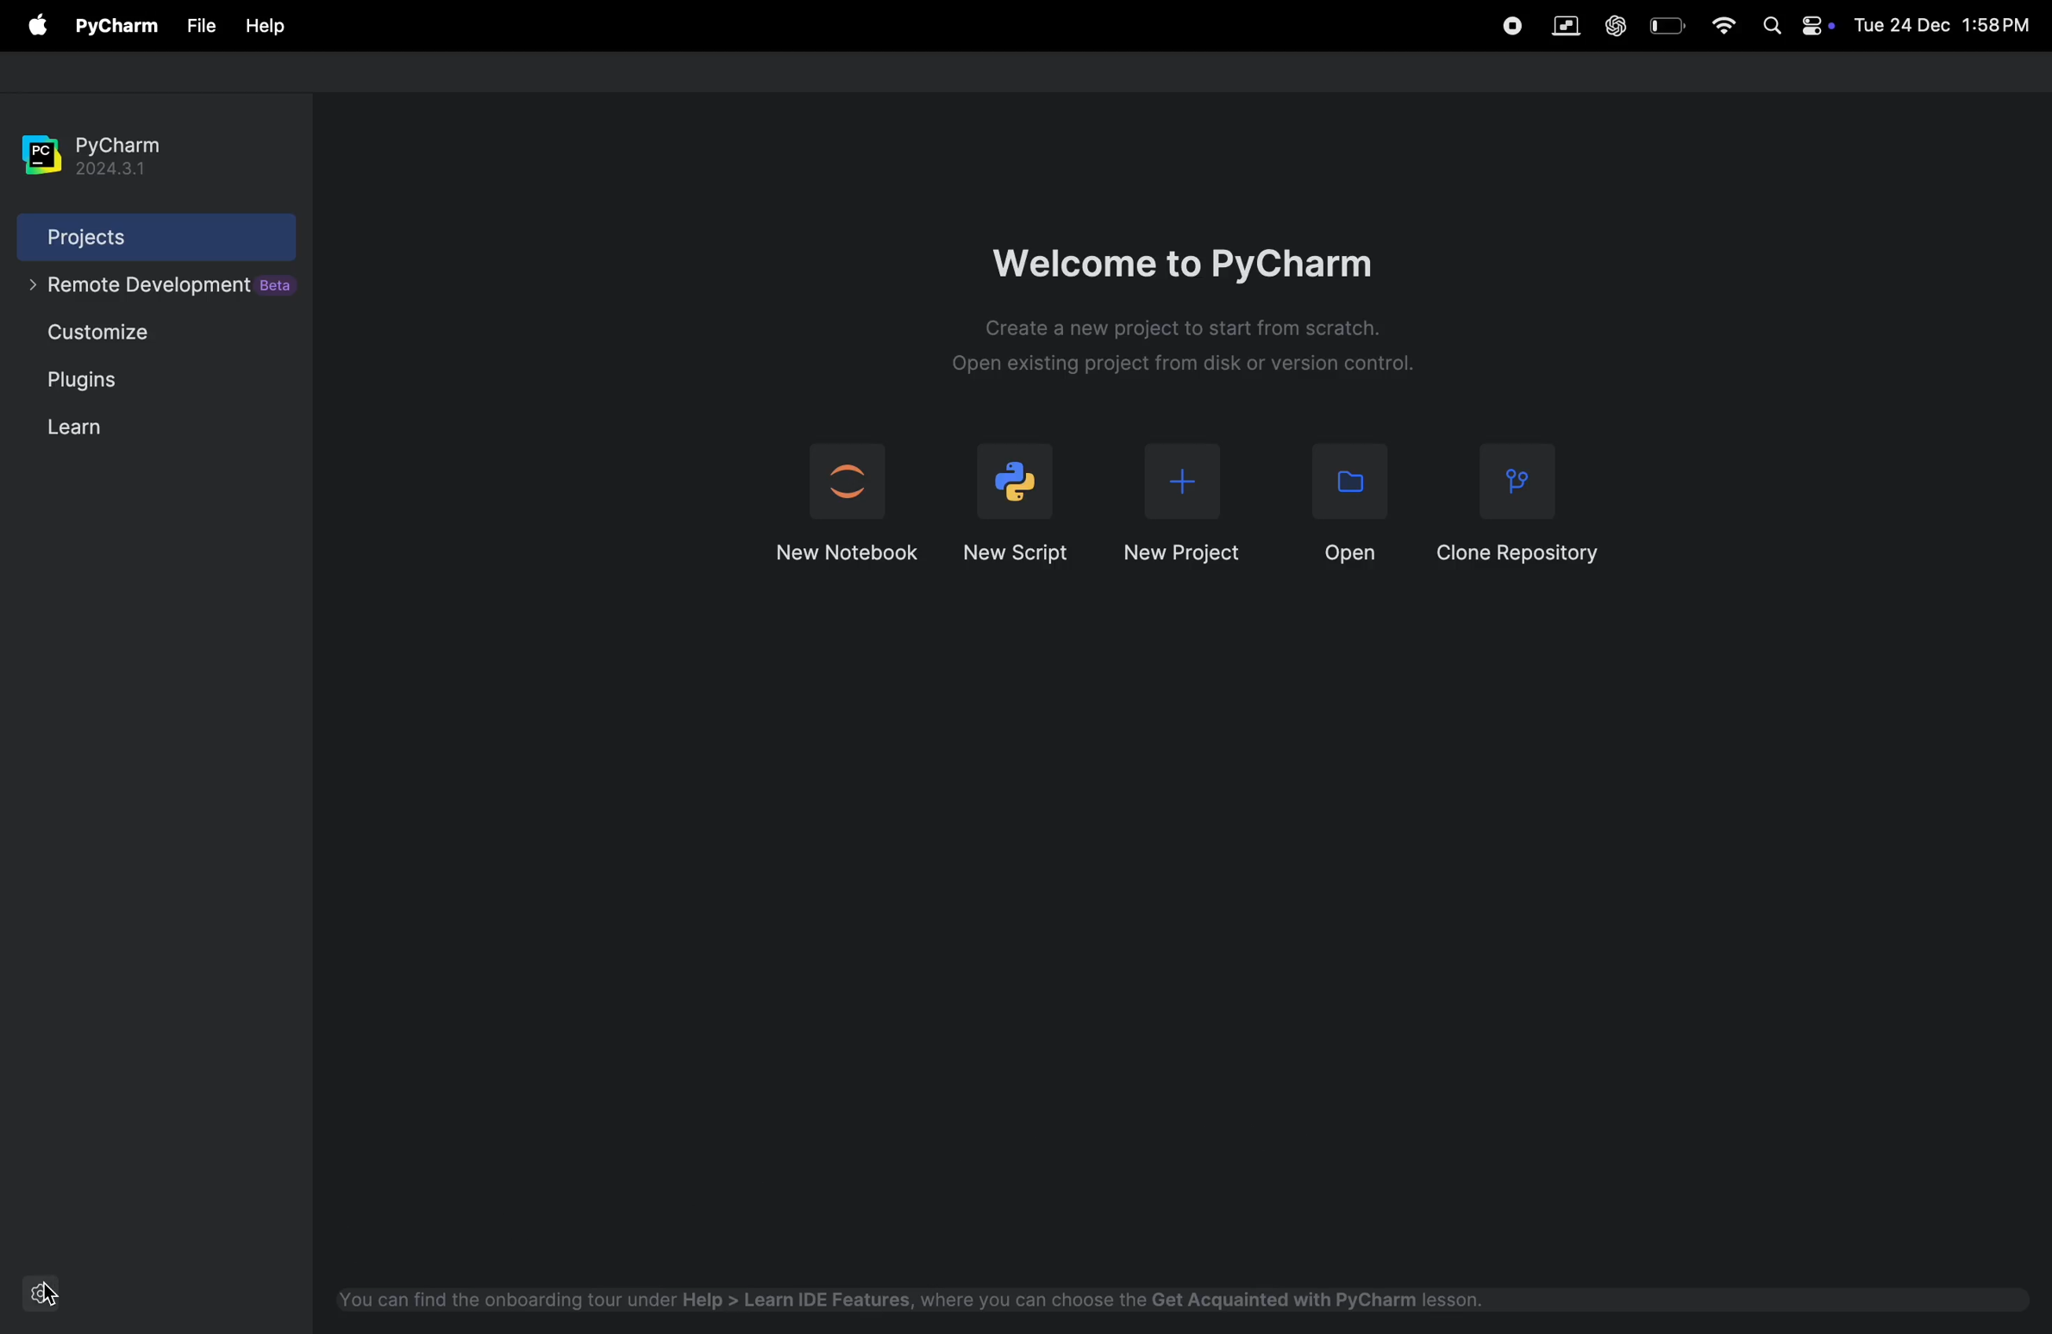 The height and width of the screenshot is (1334, 2052). Describe the element at coordinates (155, 291) in the screenshot. I see `remote development` at that location.